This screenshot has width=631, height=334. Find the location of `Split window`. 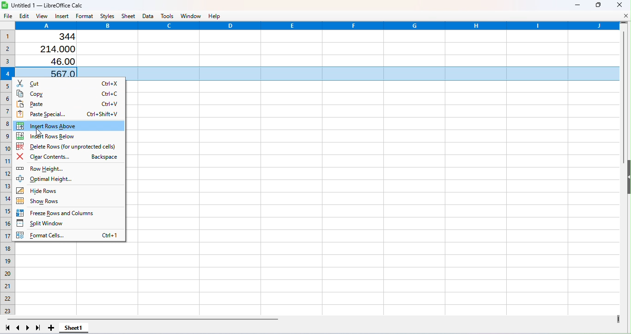

Split window is located at coordinates (46, 223).